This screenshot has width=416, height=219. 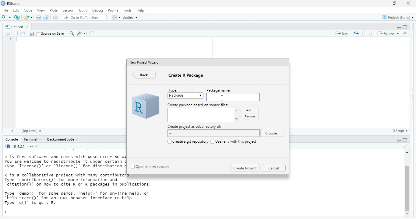 What do you see at coordinates (29, 11) in the screenshot?
I see `code` at bounding box center [29, 11].